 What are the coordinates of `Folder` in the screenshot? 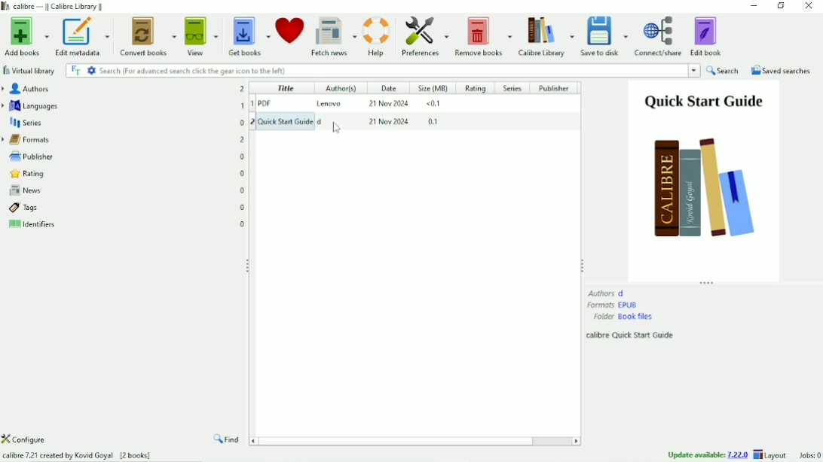 It's located at (623, 317).